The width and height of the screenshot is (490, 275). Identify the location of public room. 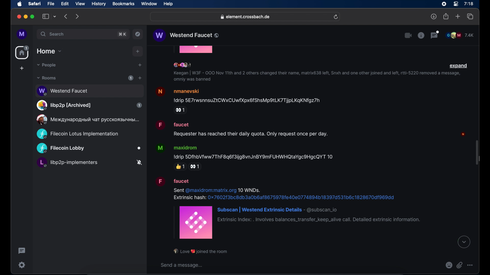
(87, 119).